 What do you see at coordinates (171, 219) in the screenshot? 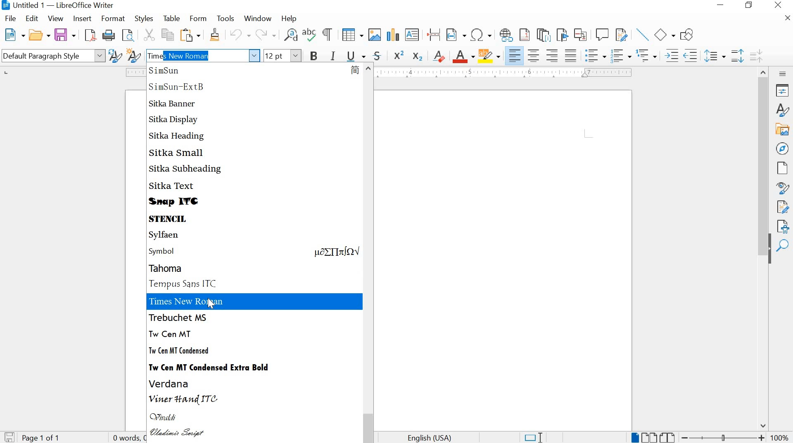
I see `STENCIL` at bounding box center [171, 219].